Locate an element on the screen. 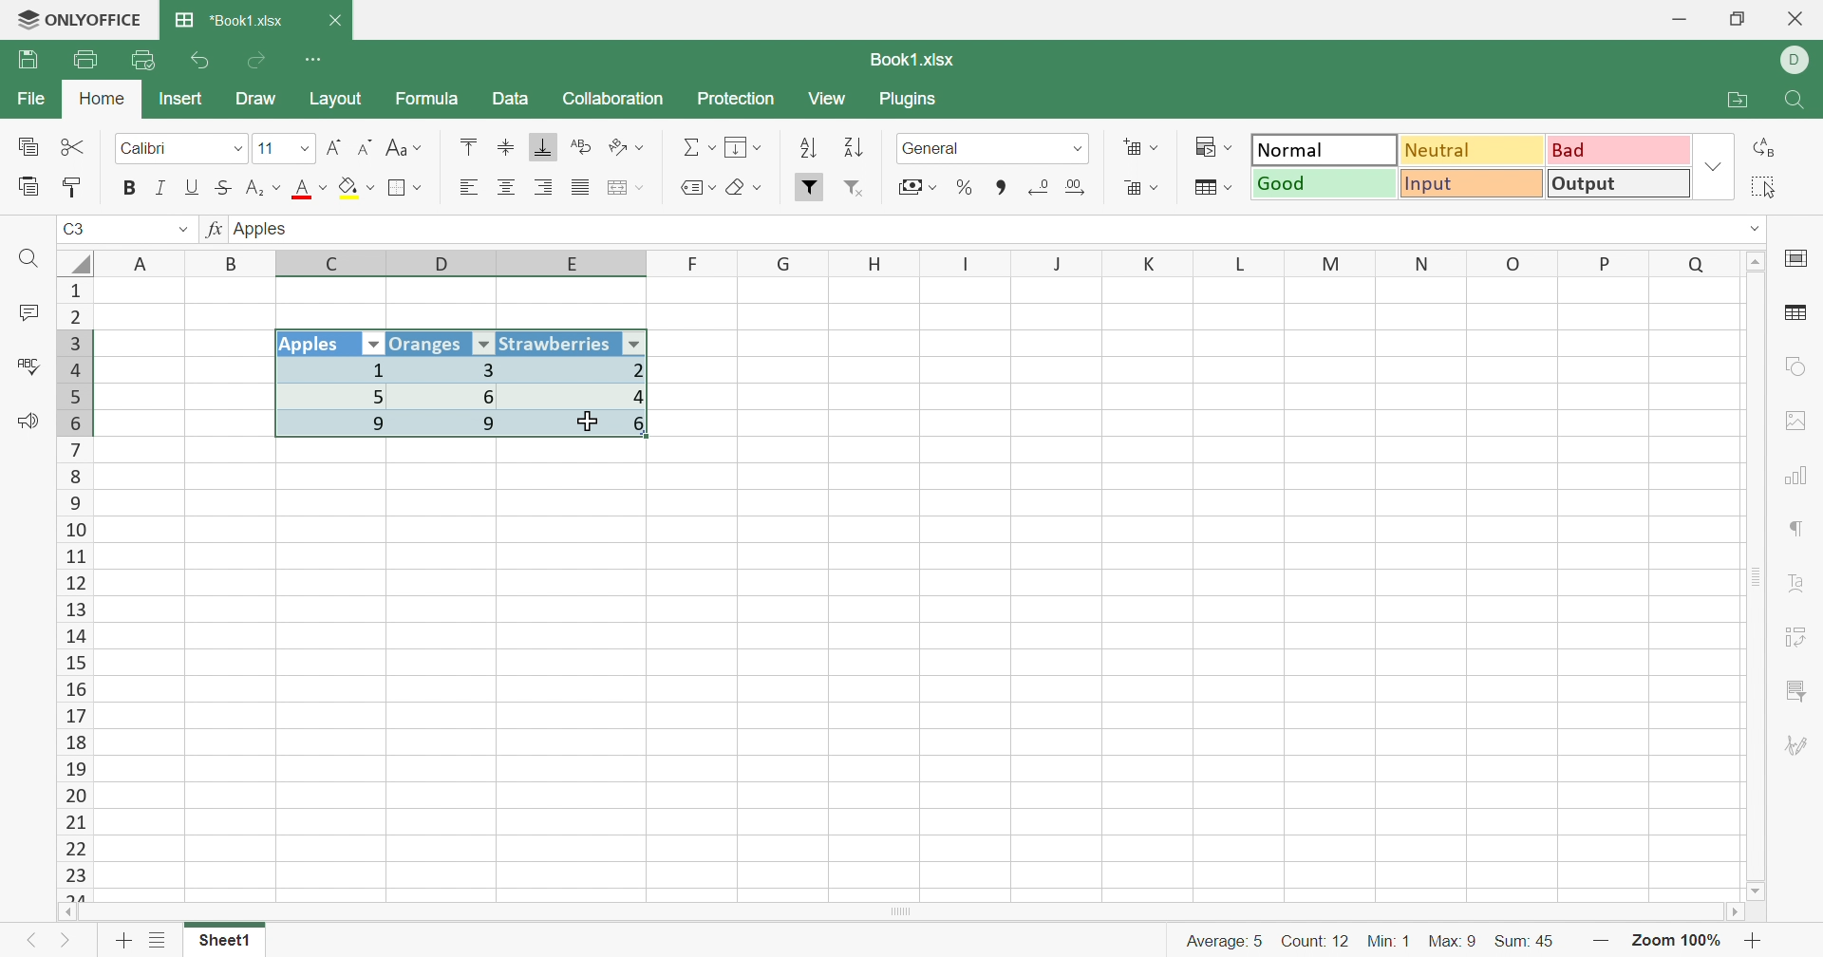 The width and height of the screenshot is (1823, 957). Min: 1 is located at coordinates (1391, 938).